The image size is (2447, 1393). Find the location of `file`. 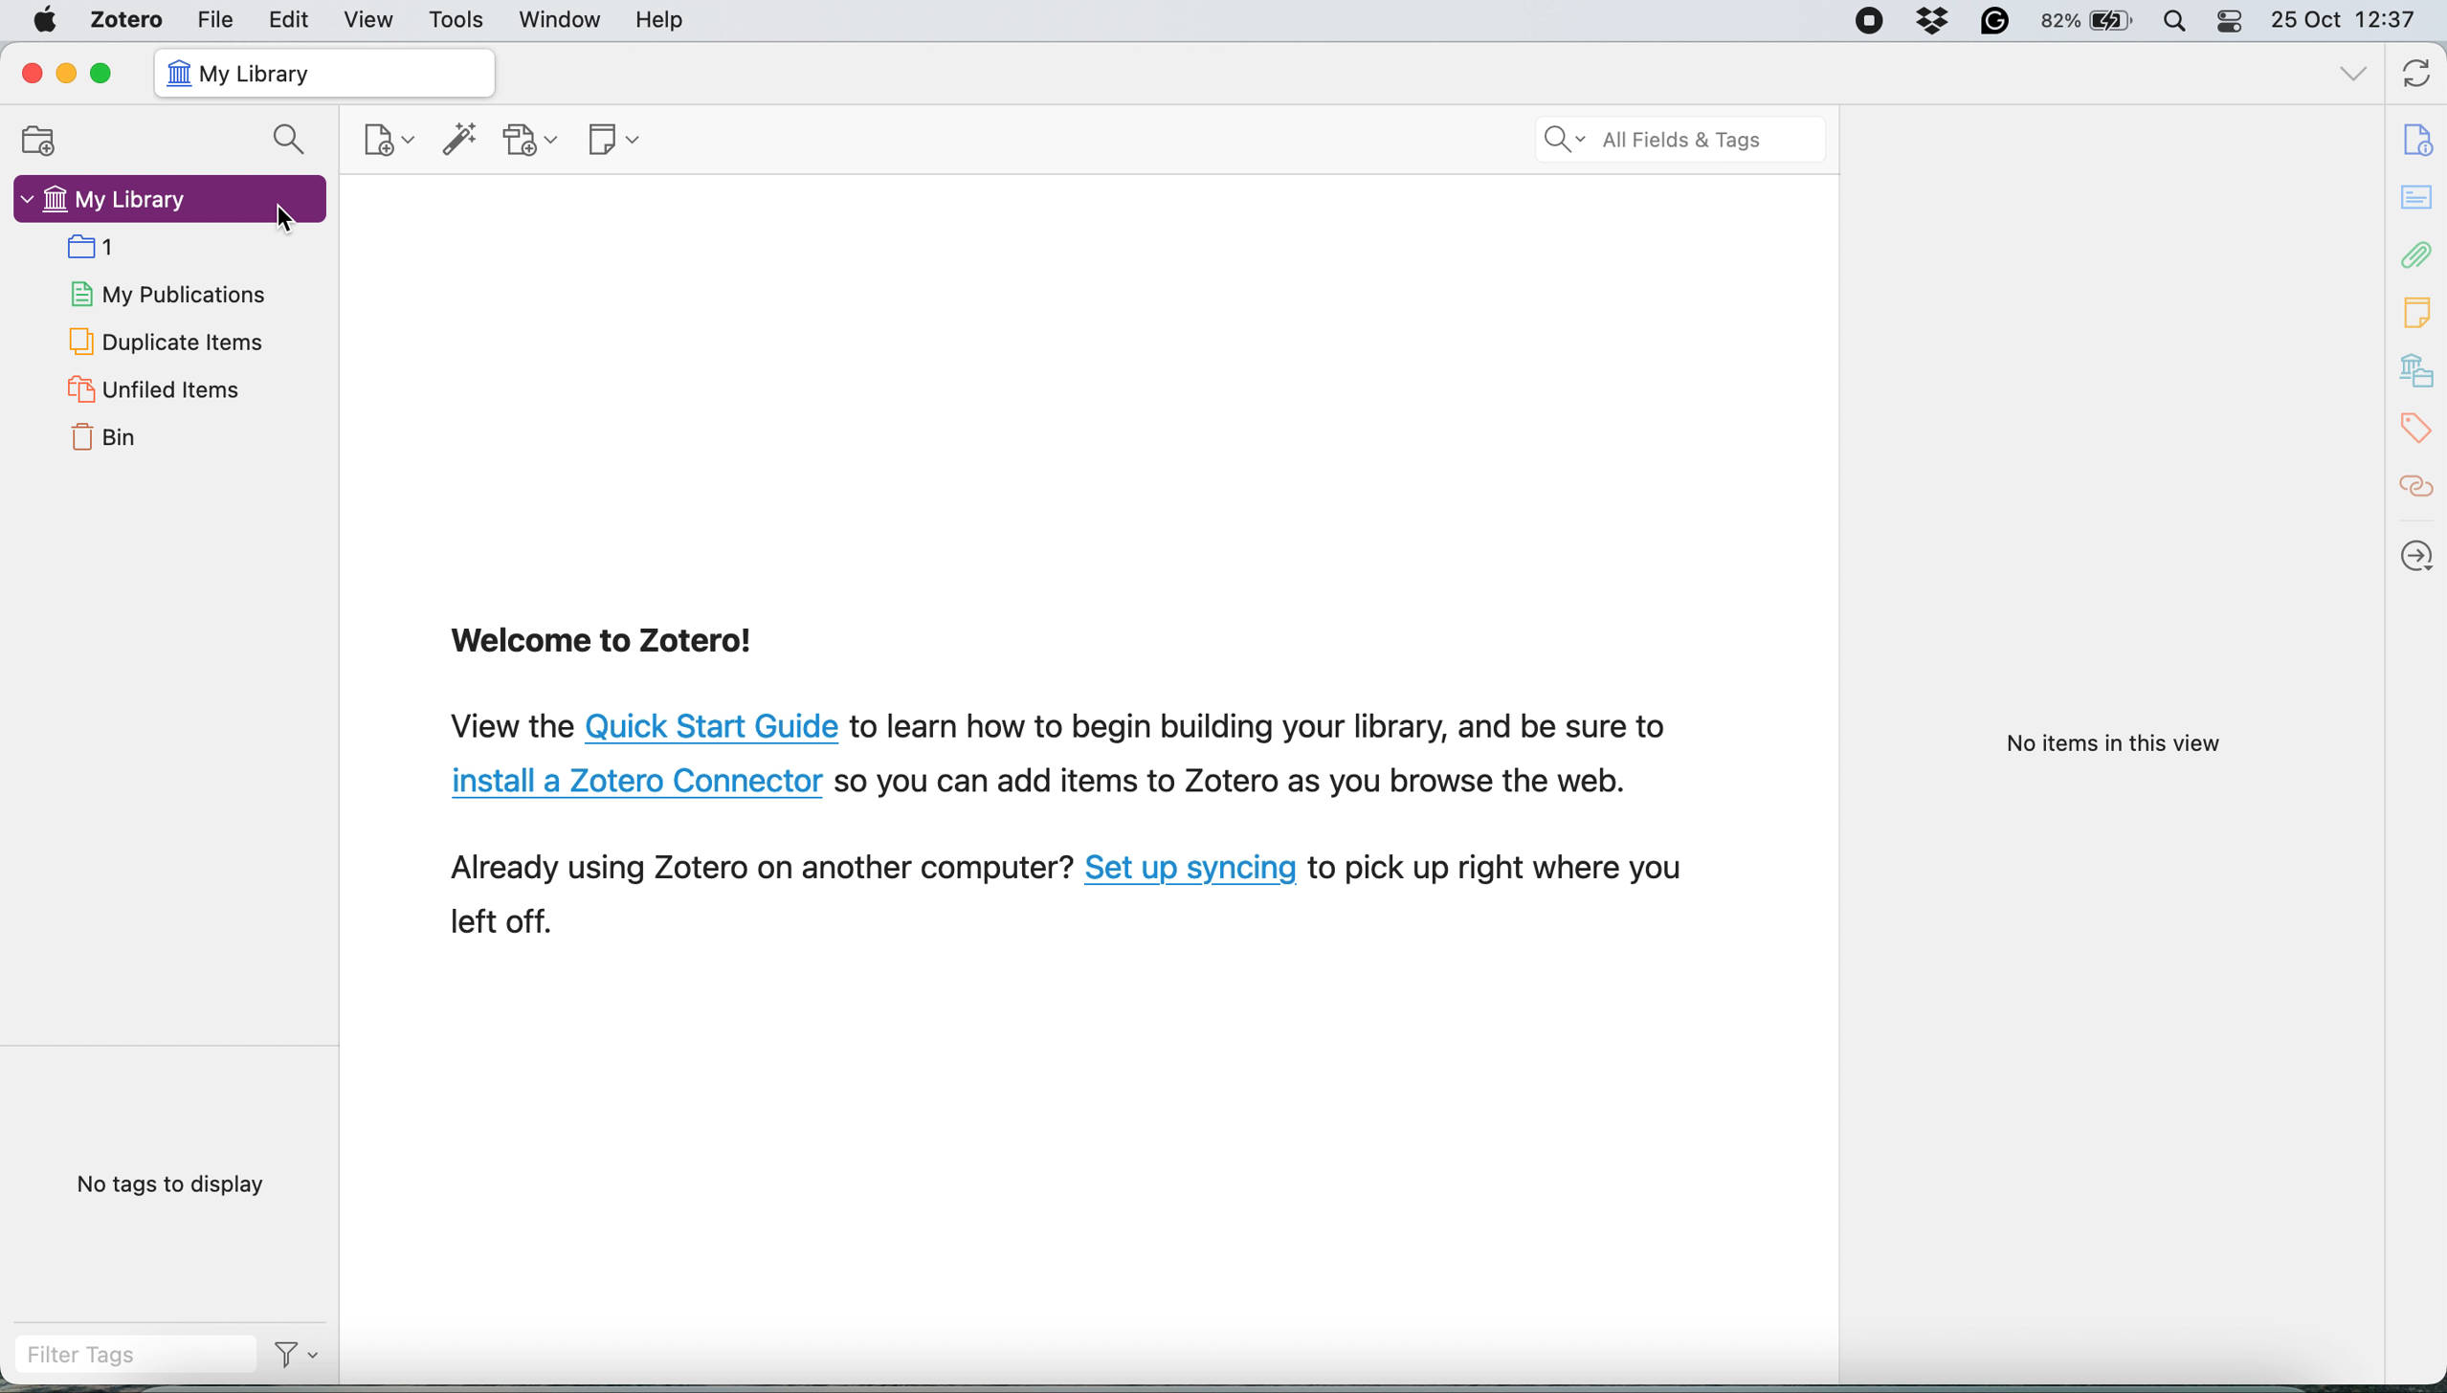

file is located at coordinates (214, 19).